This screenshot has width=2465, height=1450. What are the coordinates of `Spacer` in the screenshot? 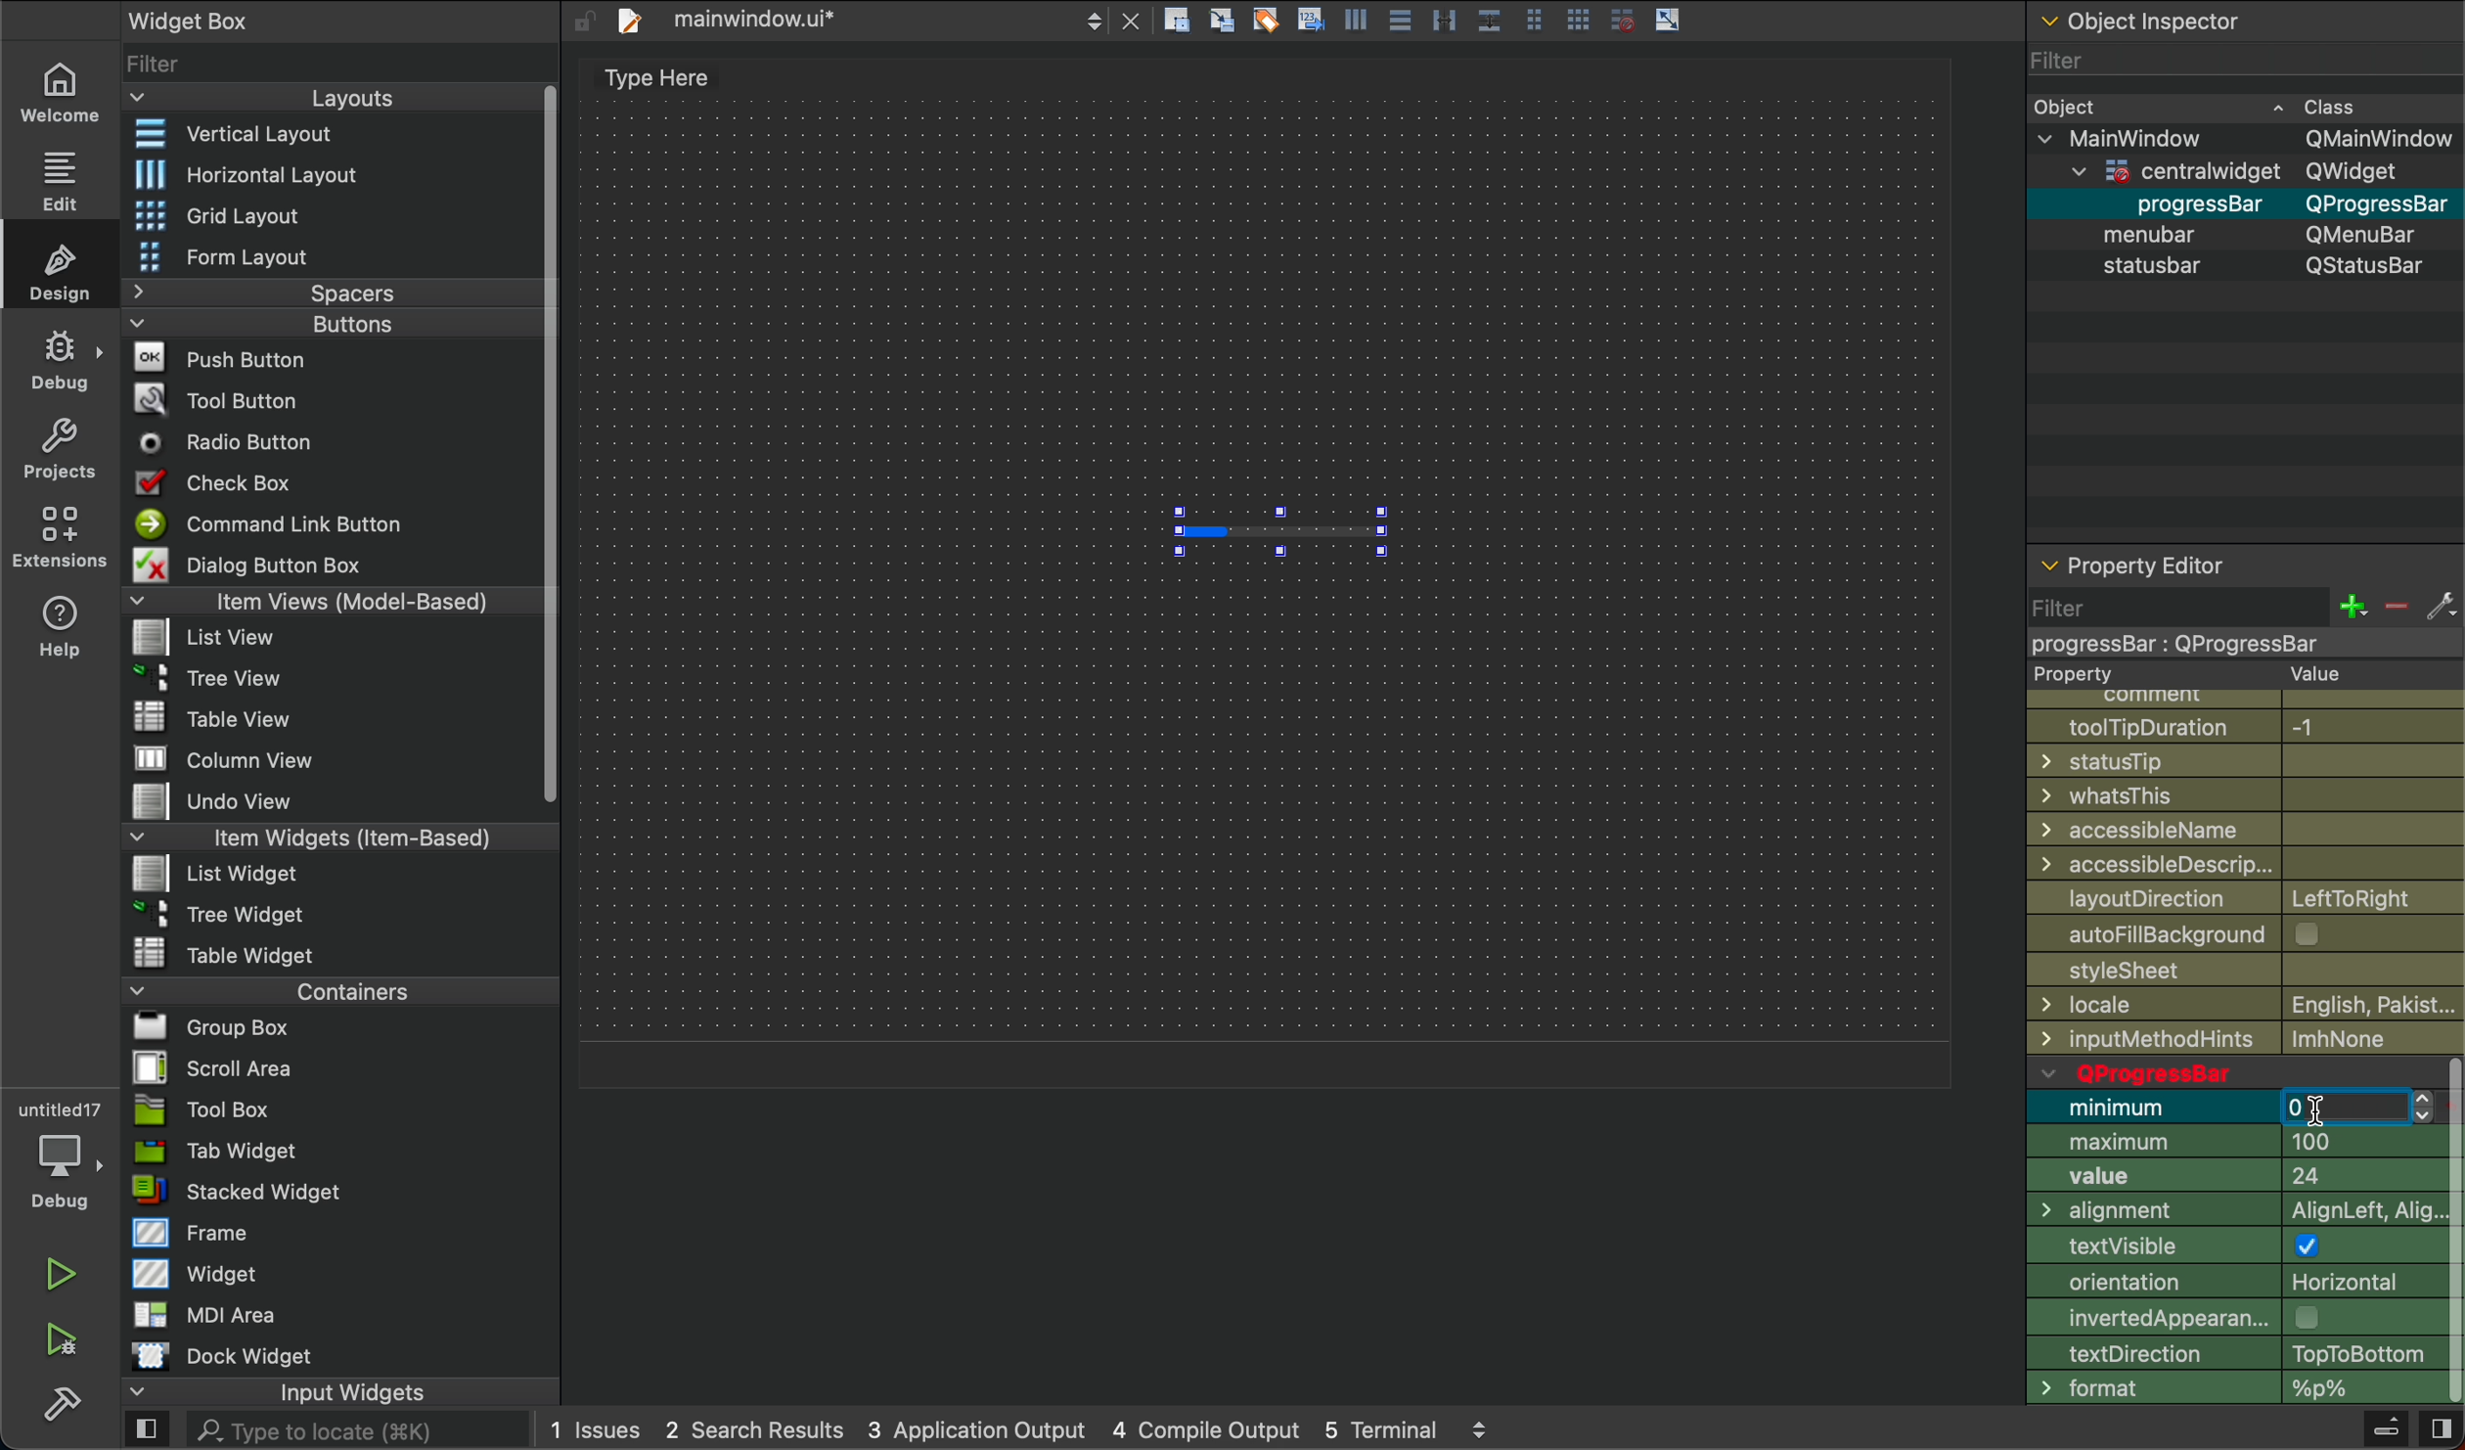 It's located at (305, 293).